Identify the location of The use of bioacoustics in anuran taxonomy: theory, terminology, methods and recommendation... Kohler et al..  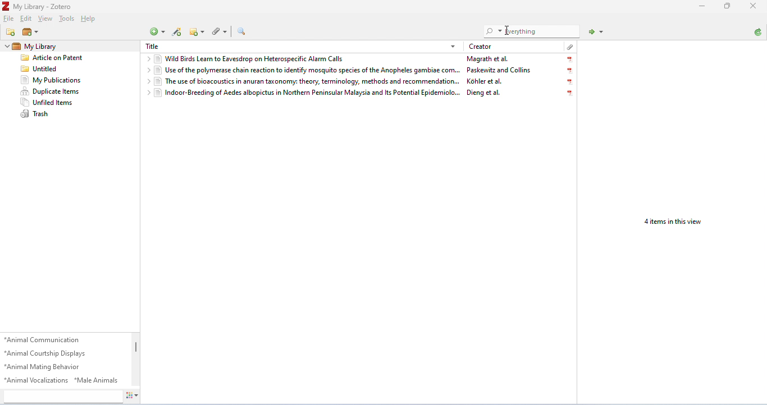
(359, 82).